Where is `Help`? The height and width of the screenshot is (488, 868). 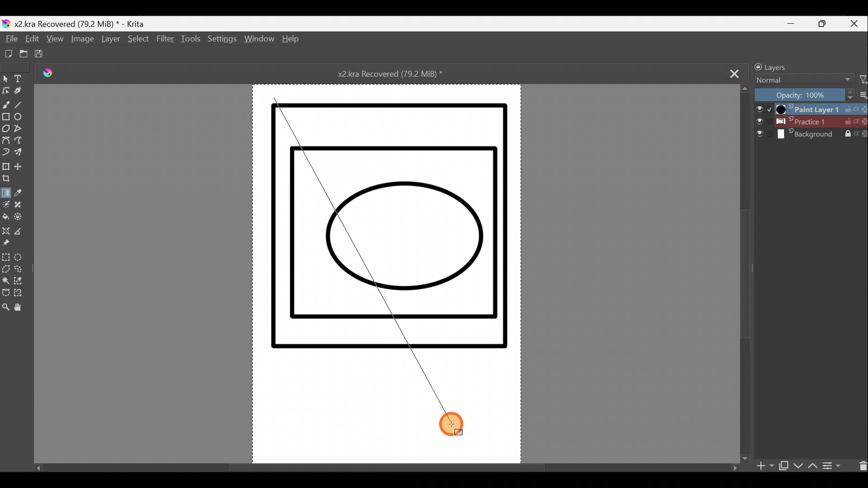 Help is located at coordinates (291, 40).